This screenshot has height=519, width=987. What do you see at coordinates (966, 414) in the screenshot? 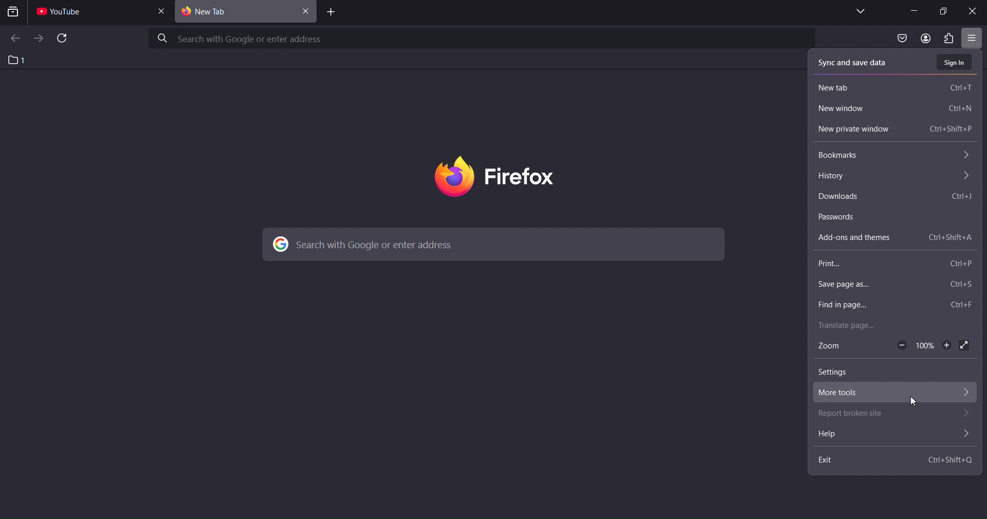
I see `Menu Arrow` at bounding box center [966, 414].